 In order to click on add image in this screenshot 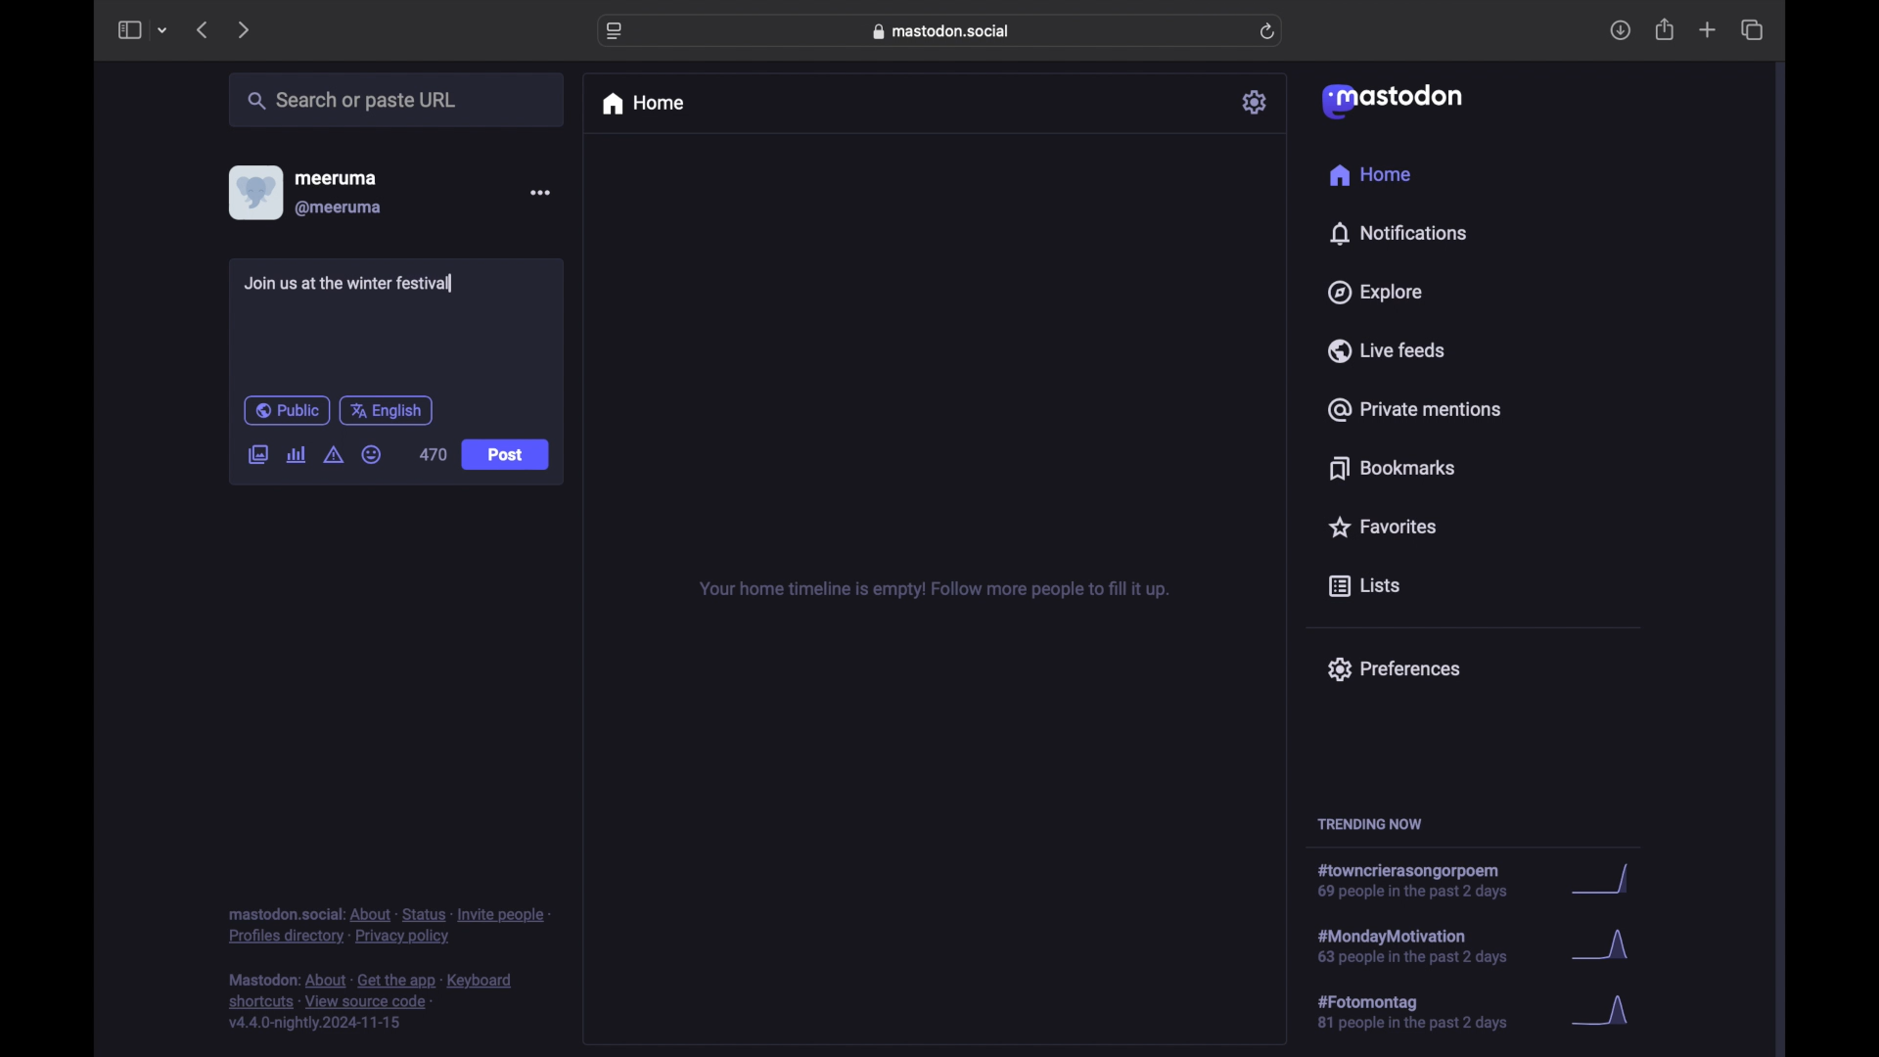, I will do `click(257, 456)`.